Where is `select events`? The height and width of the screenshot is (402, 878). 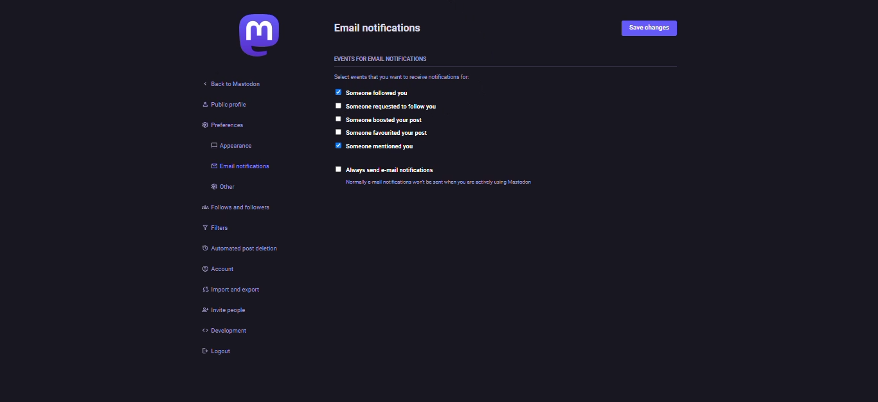 select events is located at coordinates (406, 76).